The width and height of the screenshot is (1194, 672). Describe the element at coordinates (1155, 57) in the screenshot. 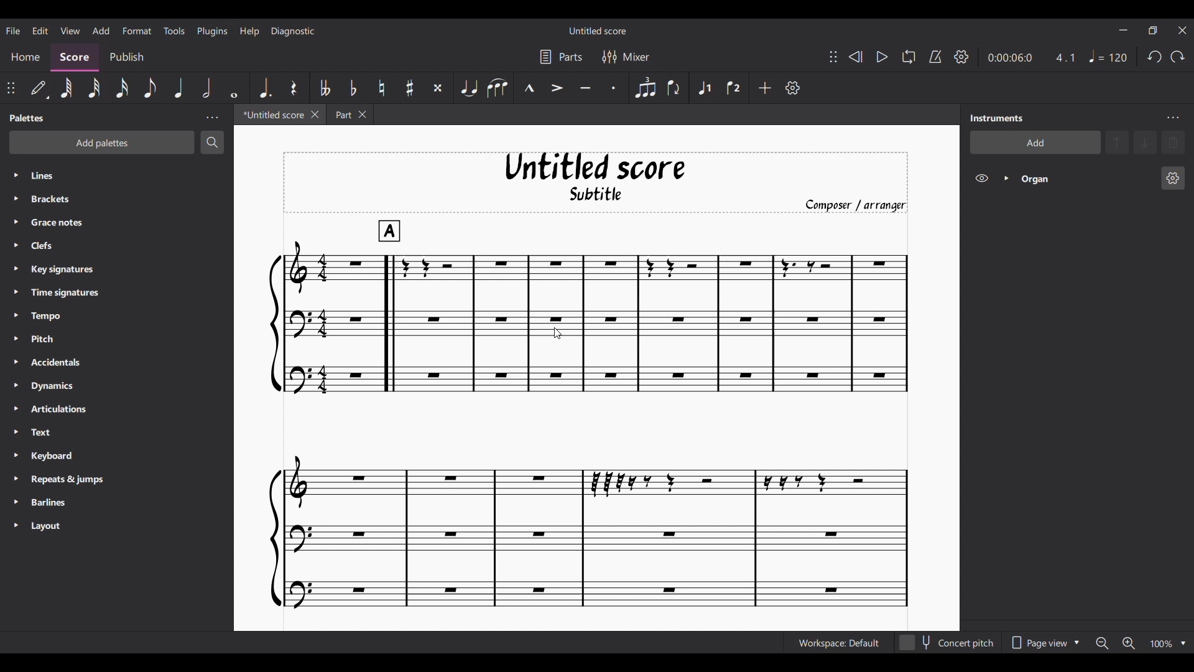

I see `Undo` at that location.